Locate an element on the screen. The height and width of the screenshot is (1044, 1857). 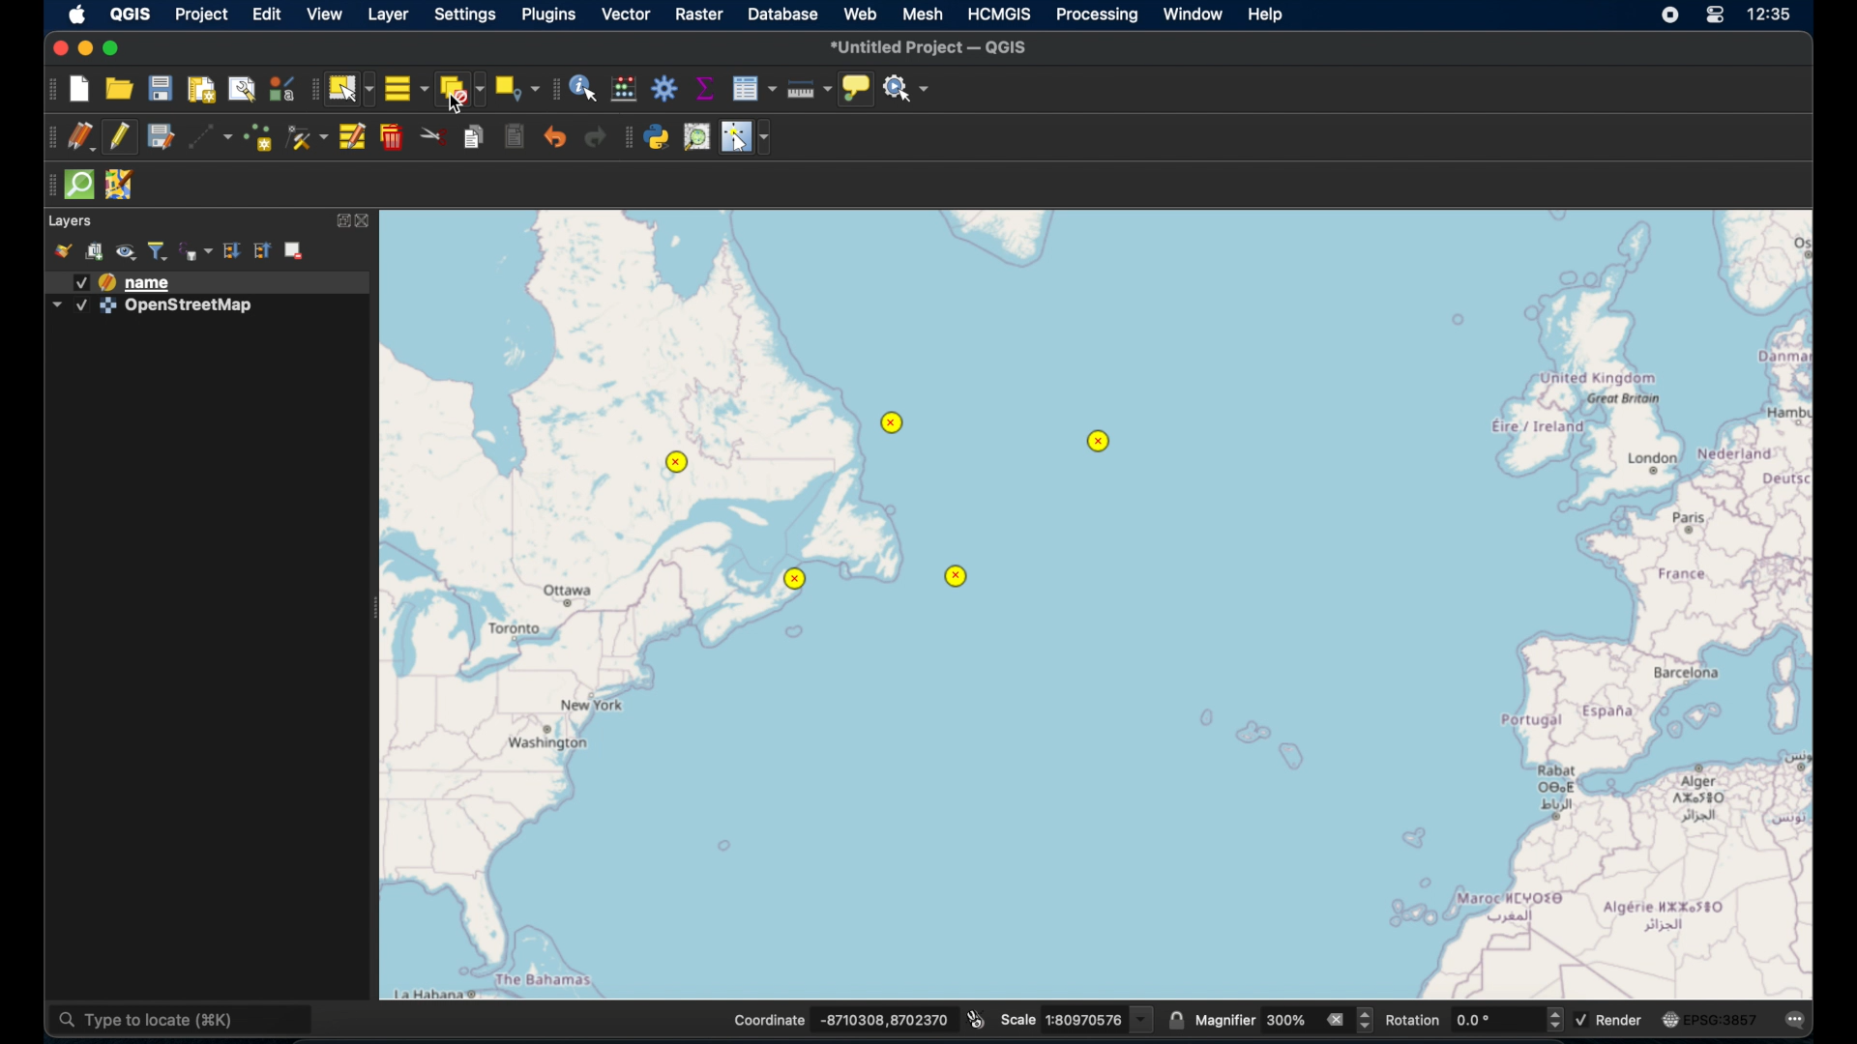
Coordinate value is located at coordinates (886, 1019).